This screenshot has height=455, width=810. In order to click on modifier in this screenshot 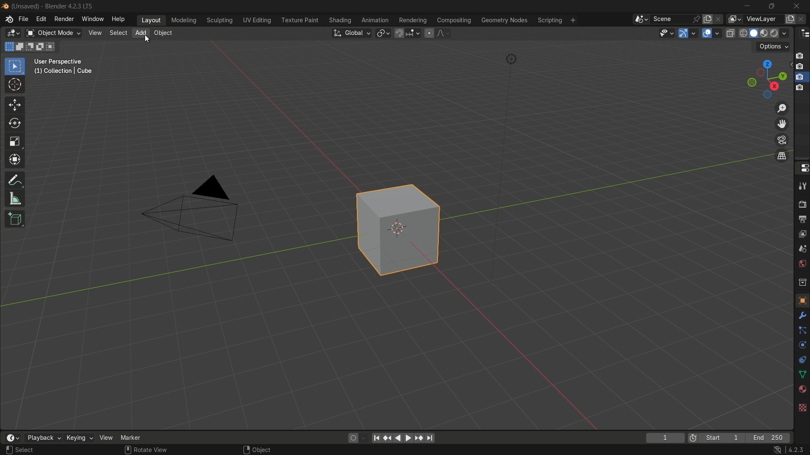, I will do `click(801, 316)`.